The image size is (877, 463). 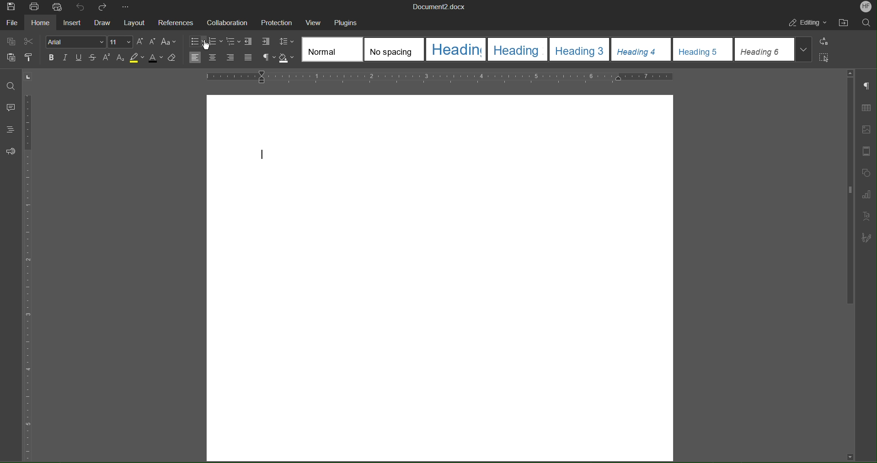 I want to click on Header/Footer, so click(x=863, y=151).